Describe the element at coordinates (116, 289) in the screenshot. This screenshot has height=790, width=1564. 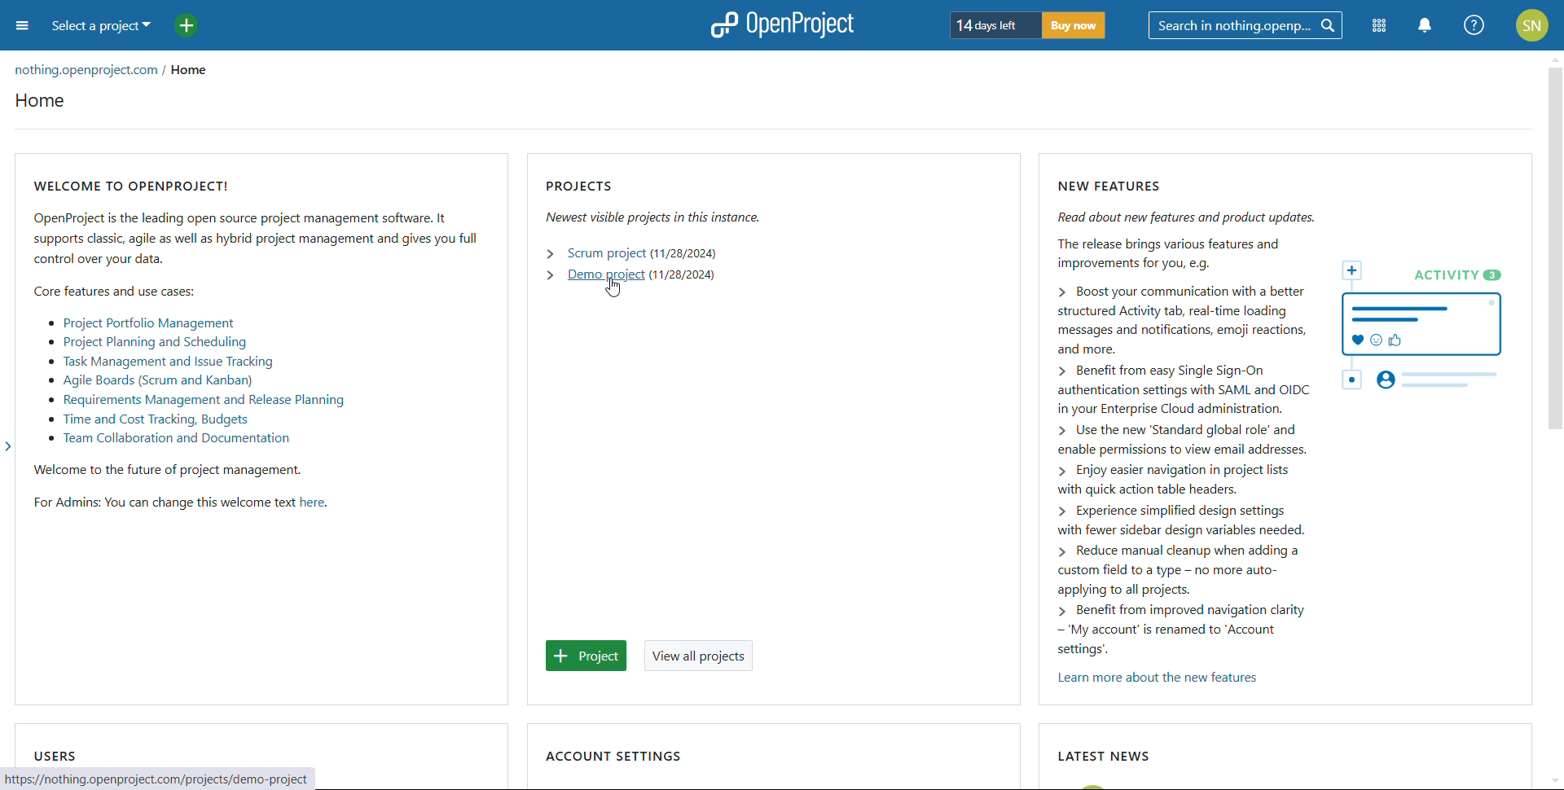
I see `core features and use cases` at that location.